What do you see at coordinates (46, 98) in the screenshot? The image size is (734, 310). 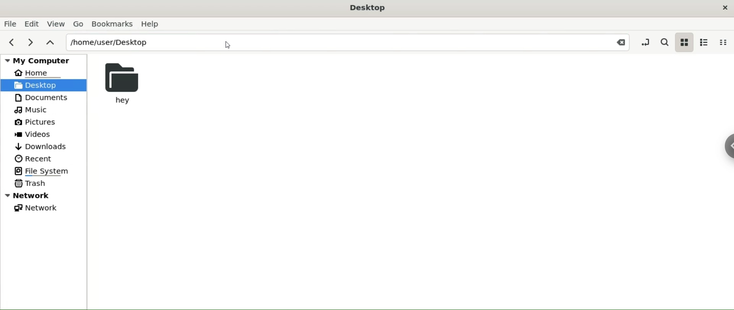 I see `documents` at bounding box center [46, 98].